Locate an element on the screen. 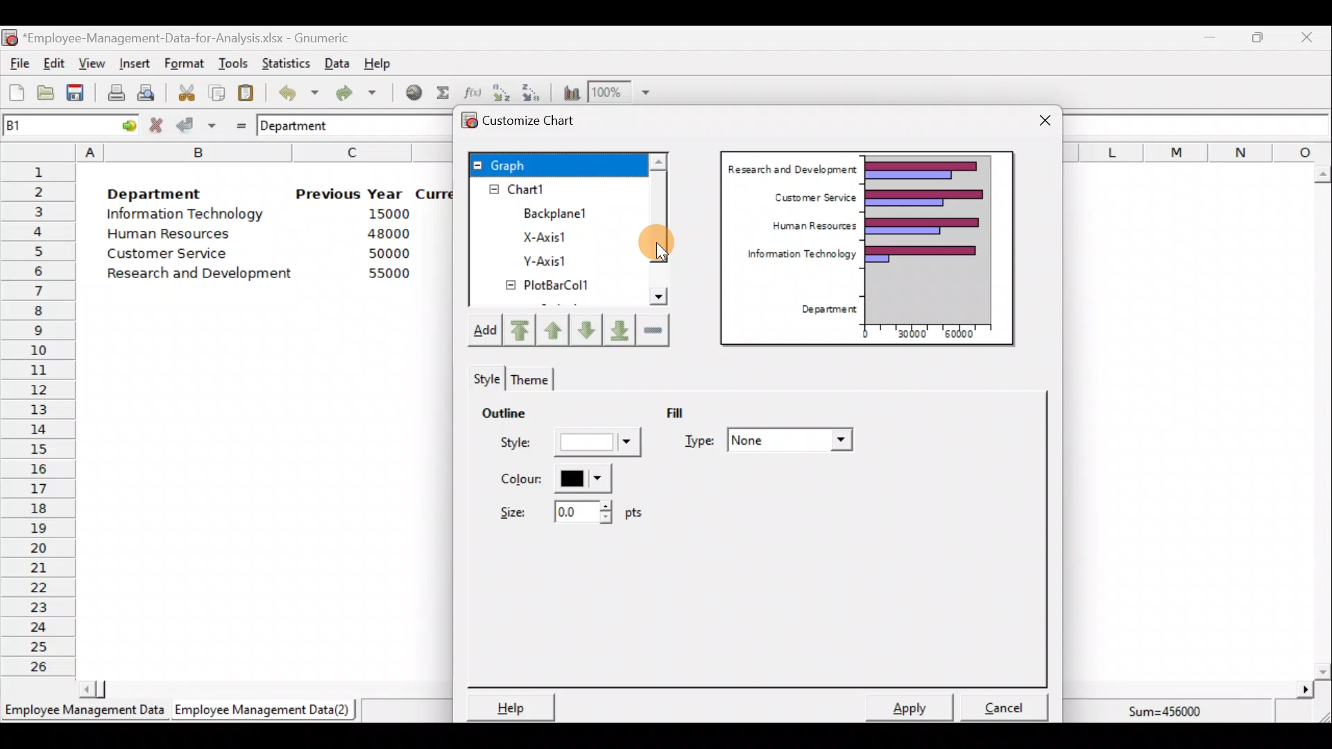  Insert is located at coordinates (133, 64).